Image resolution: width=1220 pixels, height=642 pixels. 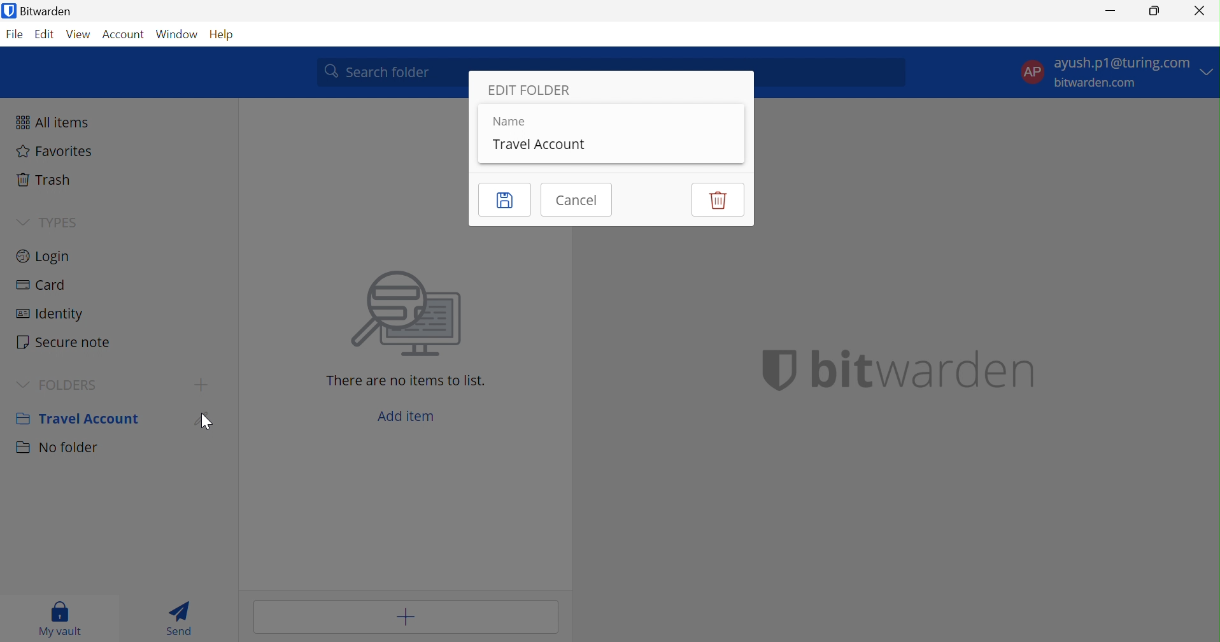 I want to click on Send, so click(x=181, y=618).